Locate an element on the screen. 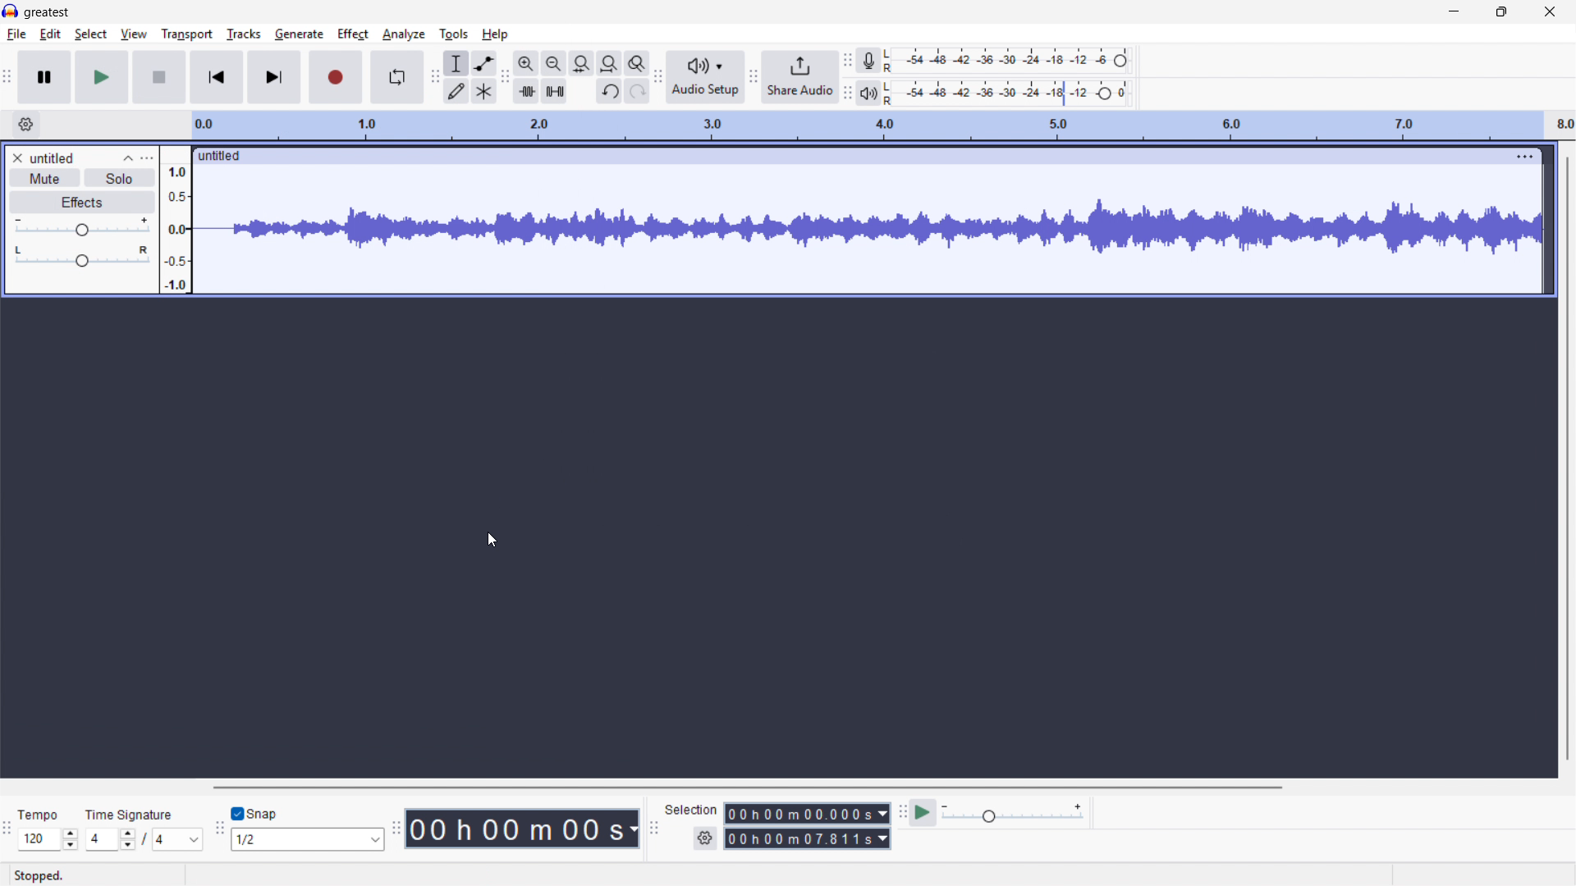  tools is located at coordinates (454, 34).